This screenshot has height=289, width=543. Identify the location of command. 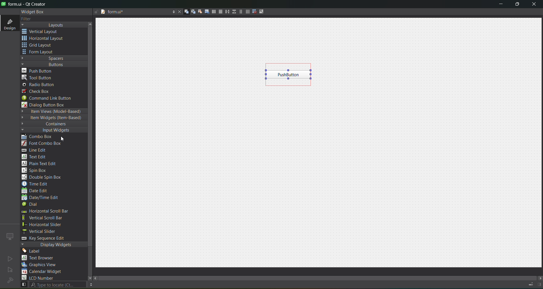
(50, 99).